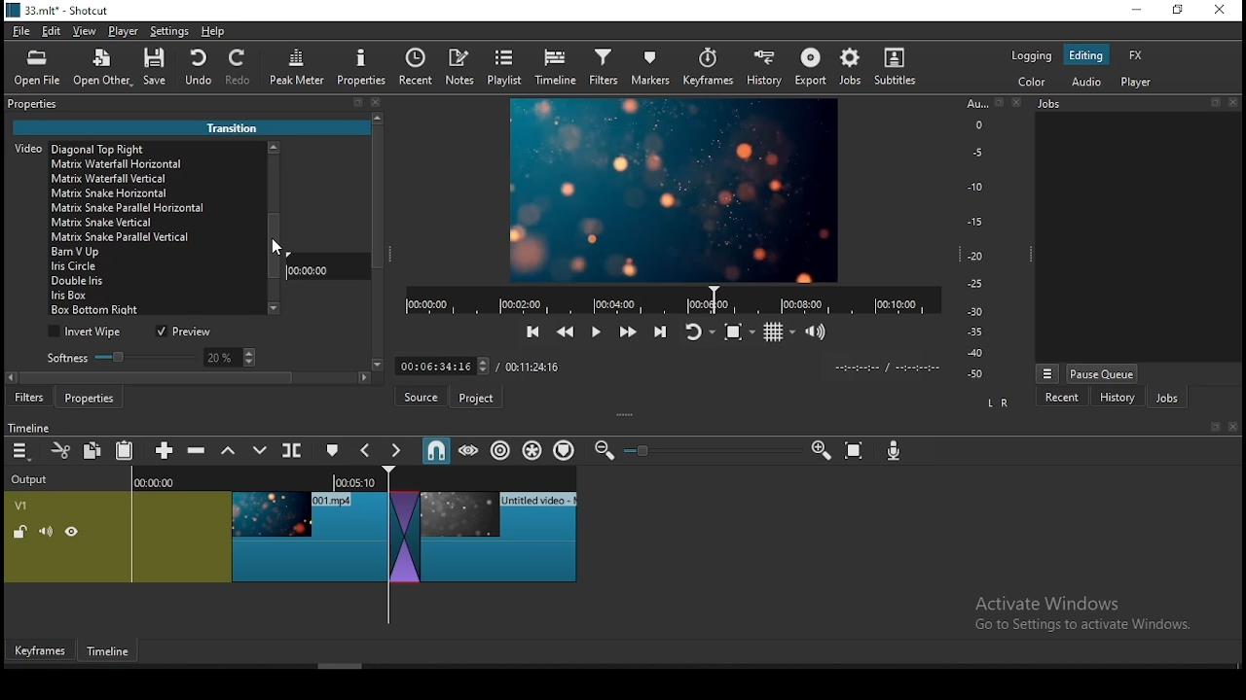 Image resolution: width=1246 pixels, height=700 pixels. What do you see at coordinates (1086, 56) in the screenshot?
I see `editing` at bounding box center [1086, 56].